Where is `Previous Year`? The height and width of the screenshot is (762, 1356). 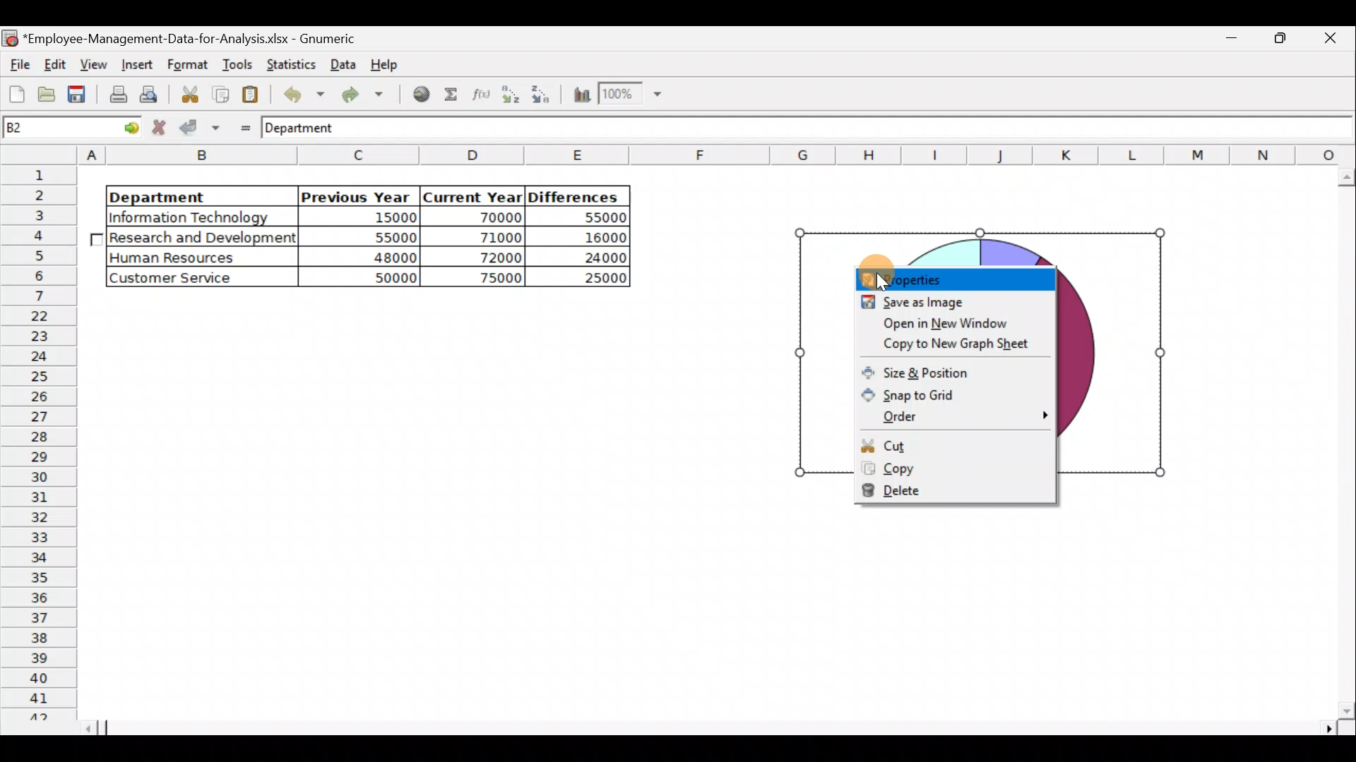 Previous Year is located at coordinates (356, 194).